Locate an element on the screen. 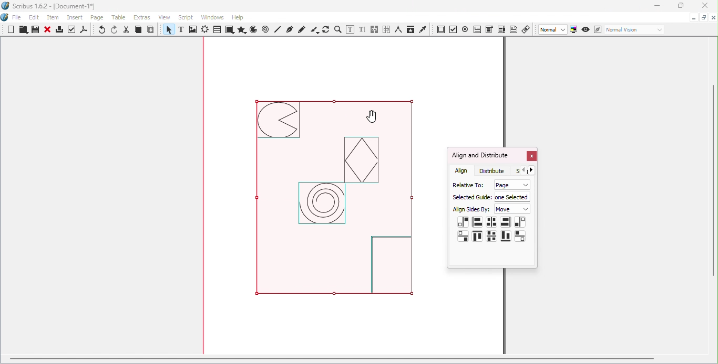 Image resolution: width=718 pixels, height=364 pixels. Image frame is located at coordinates (194, 30).